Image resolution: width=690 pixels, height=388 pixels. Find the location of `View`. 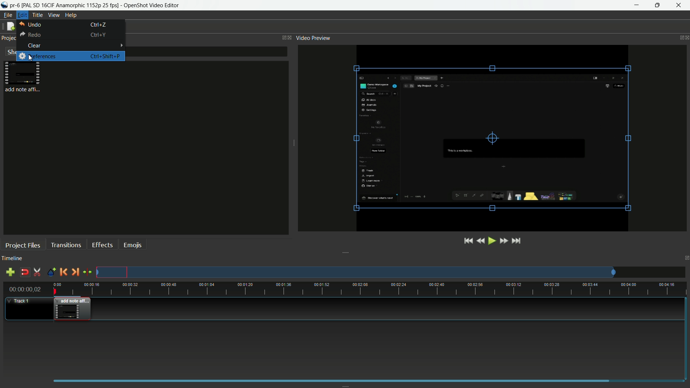

View is located at coordinates (55, 16).